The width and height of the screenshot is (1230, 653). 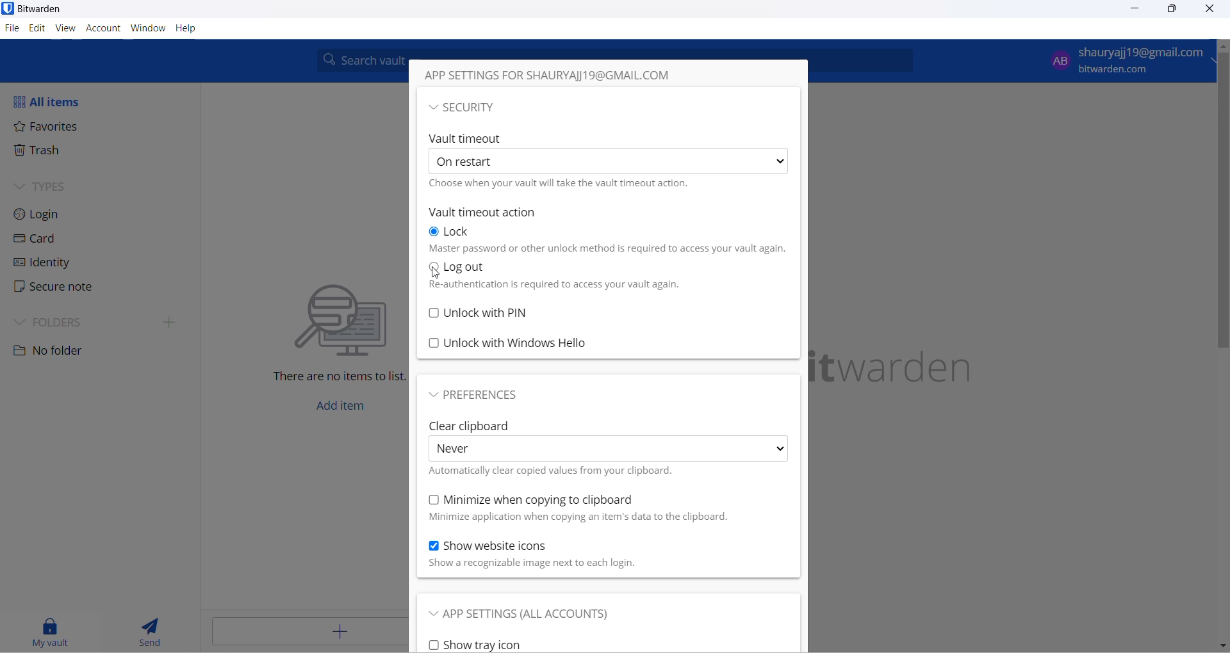 I want to click on account, so click(x=103, y=28).